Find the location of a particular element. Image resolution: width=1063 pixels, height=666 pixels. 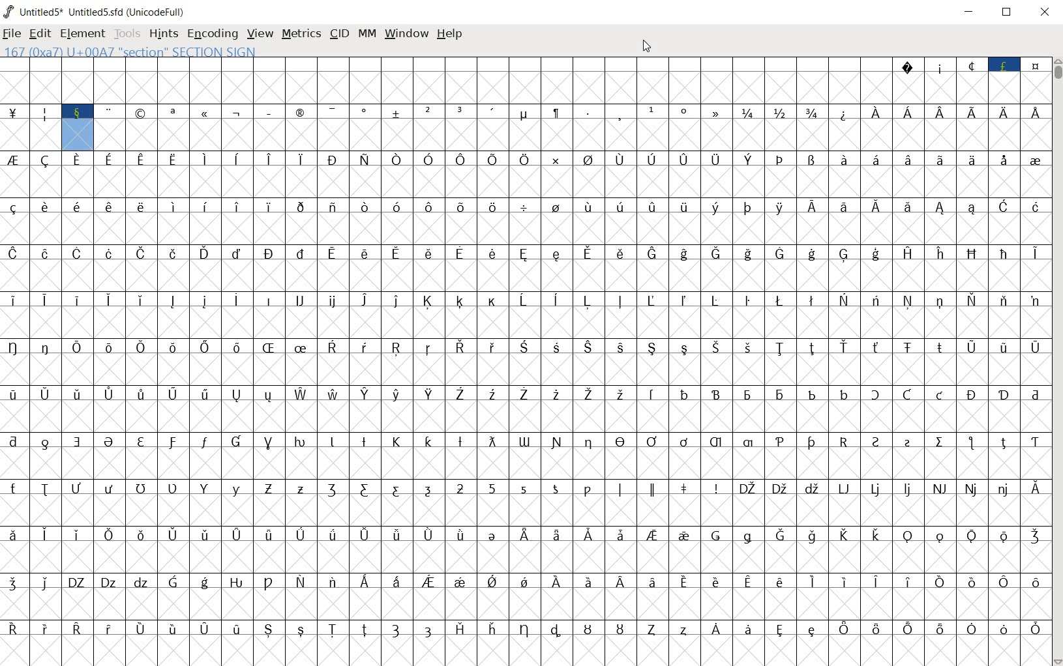

mm is located at coordinates (365, 33).